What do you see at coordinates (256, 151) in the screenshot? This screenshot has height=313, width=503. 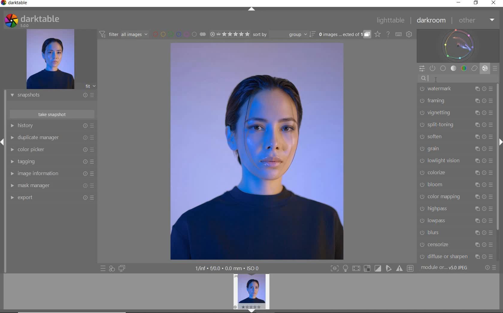 I see `SELECTED IMAGE` at bounding box center [256, 151].